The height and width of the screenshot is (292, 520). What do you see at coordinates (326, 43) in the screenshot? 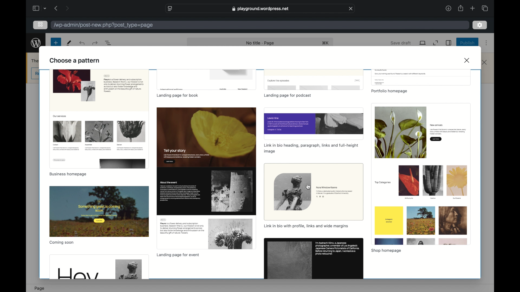
I see `shortcut` at bounding box center [326, 43].